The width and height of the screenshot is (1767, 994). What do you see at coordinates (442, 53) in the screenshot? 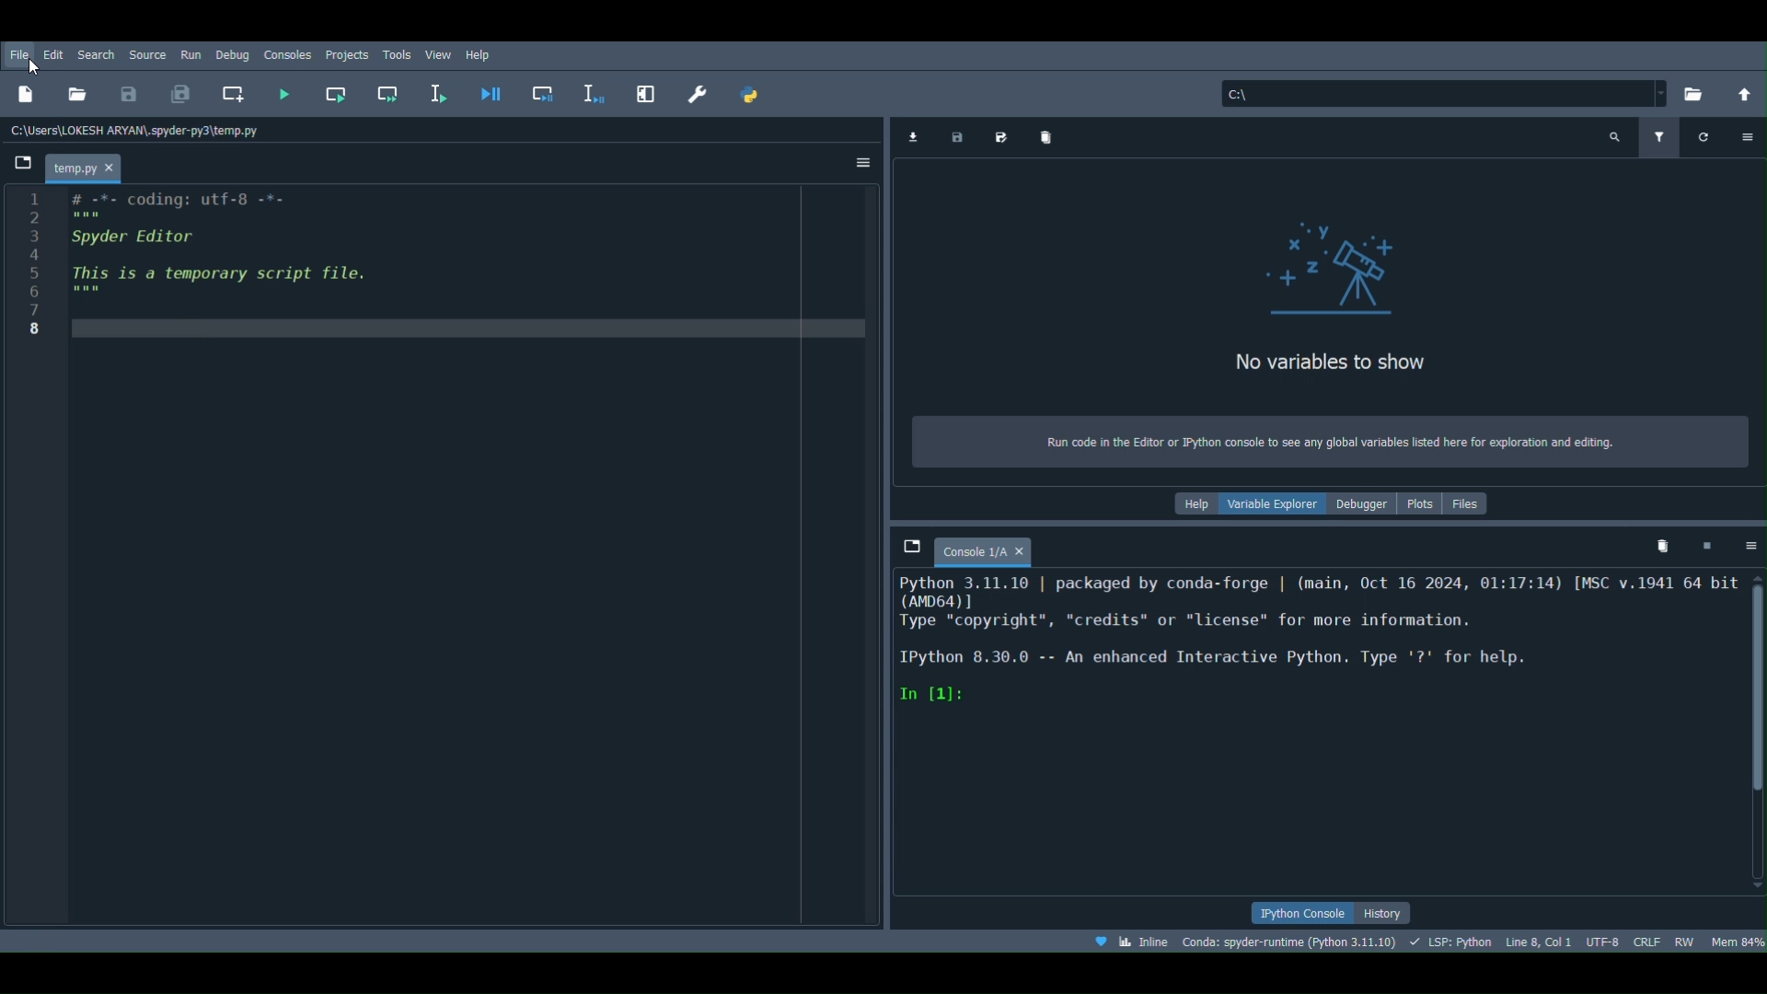
I see `View` at bounding box center [442, 53].